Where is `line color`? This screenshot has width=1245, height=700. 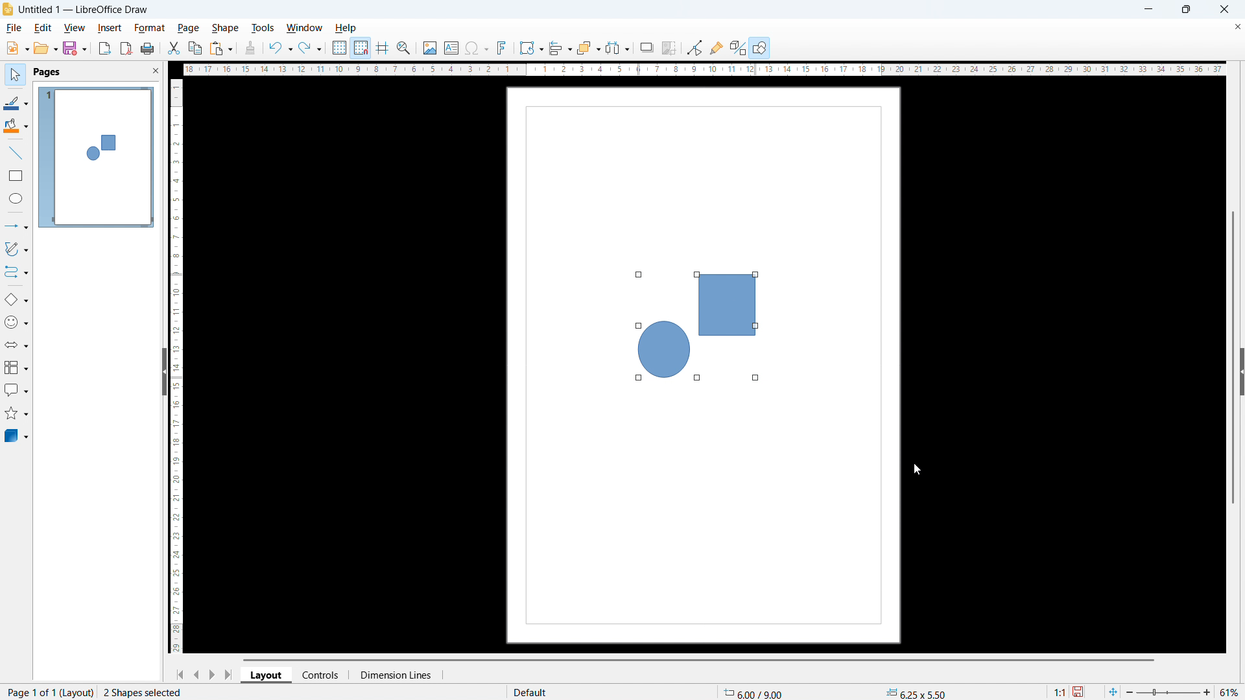
line color is located at coordinates (18, 104).